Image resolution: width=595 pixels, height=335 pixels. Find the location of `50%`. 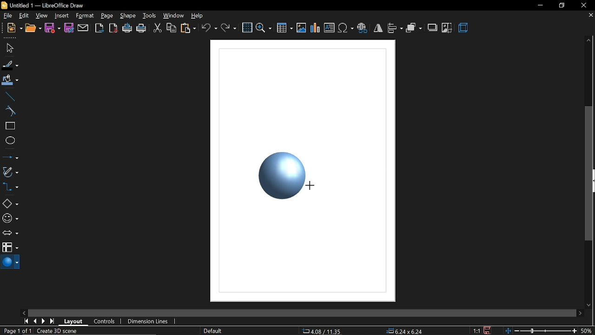

50% is located at coordinates (588, 330).